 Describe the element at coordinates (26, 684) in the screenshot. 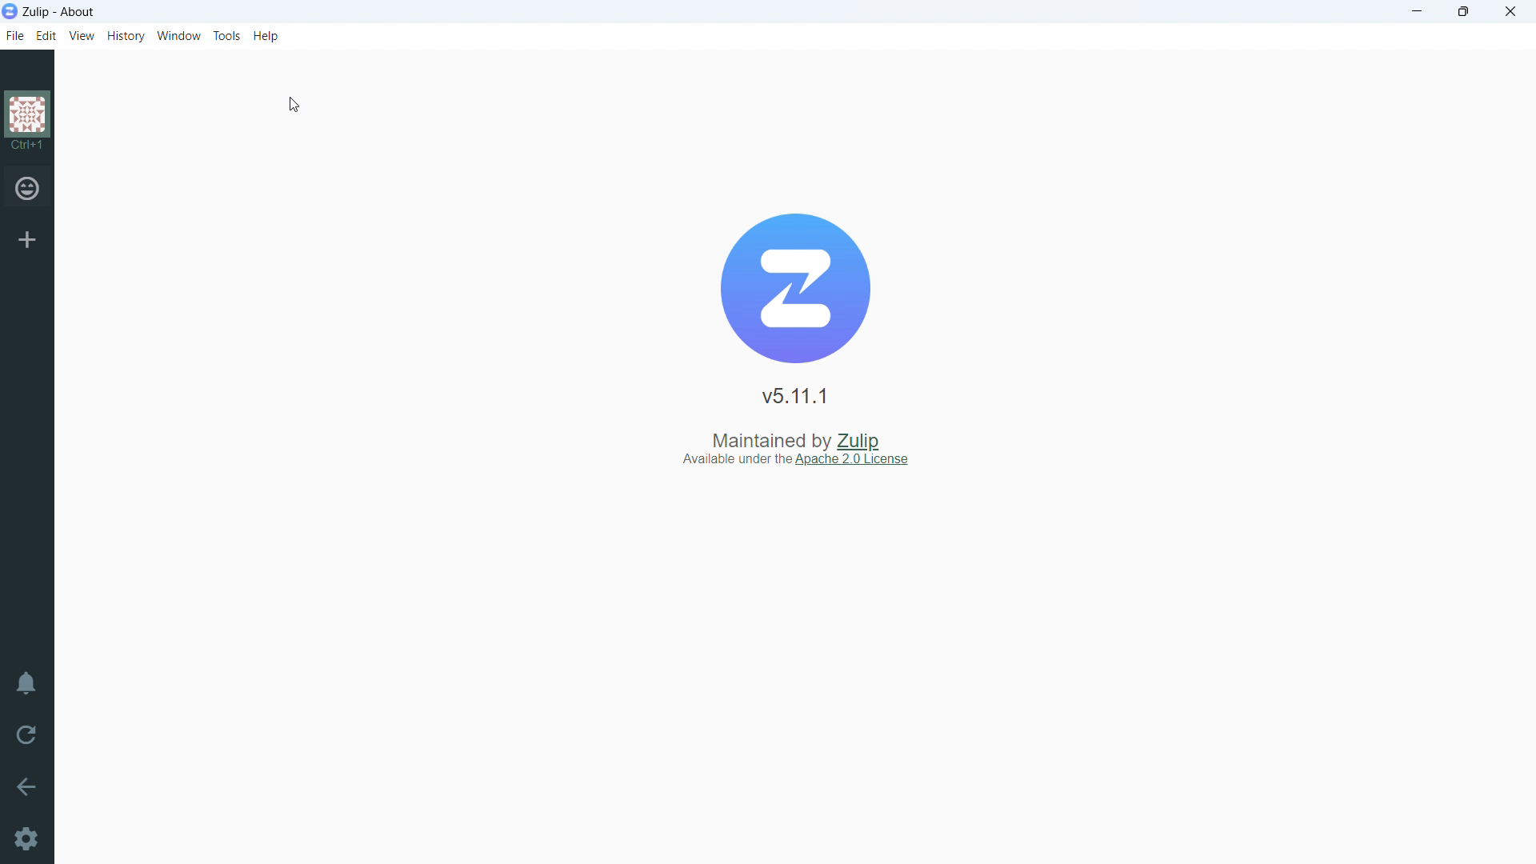

I see `enable do not disturb` at that location.